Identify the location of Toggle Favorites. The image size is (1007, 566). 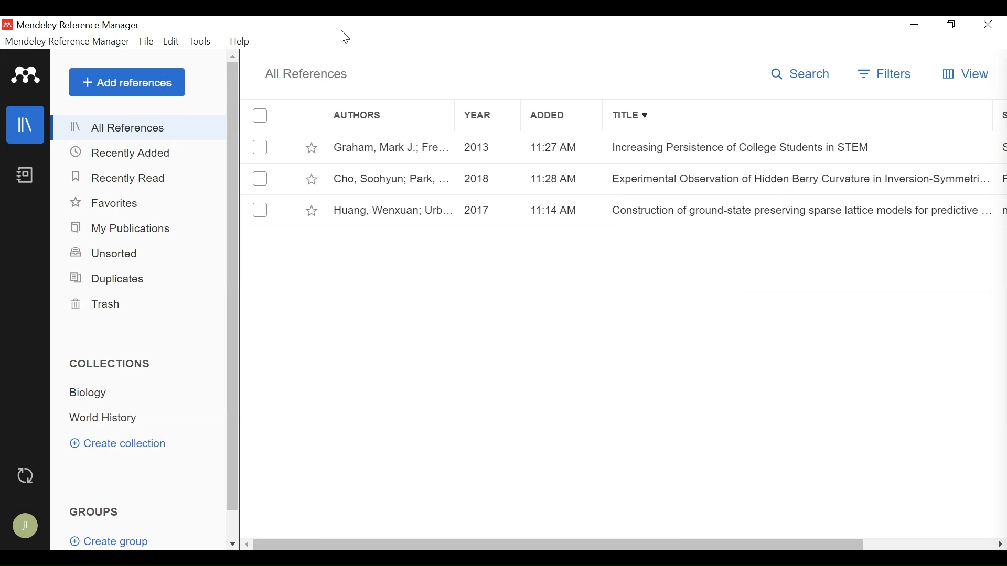
(311, 210).